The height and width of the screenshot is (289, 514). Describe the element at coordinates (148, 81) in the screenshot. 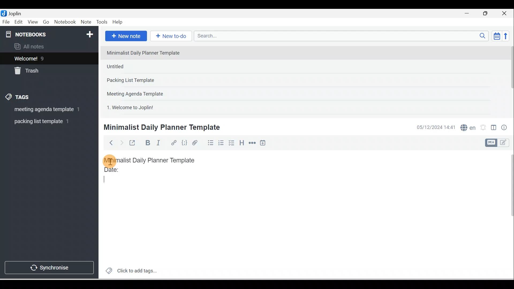

I see `Note 3` at that location.